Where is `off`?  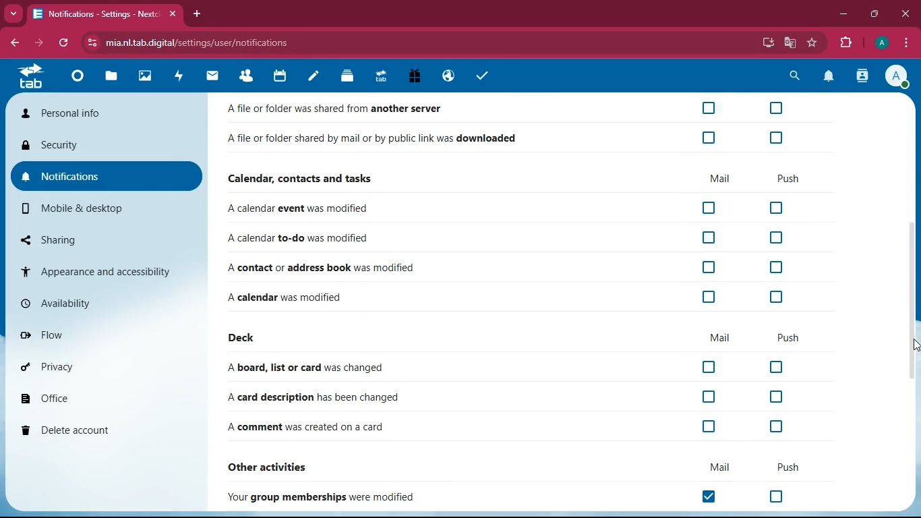 off is located at coordinates (707, 297).